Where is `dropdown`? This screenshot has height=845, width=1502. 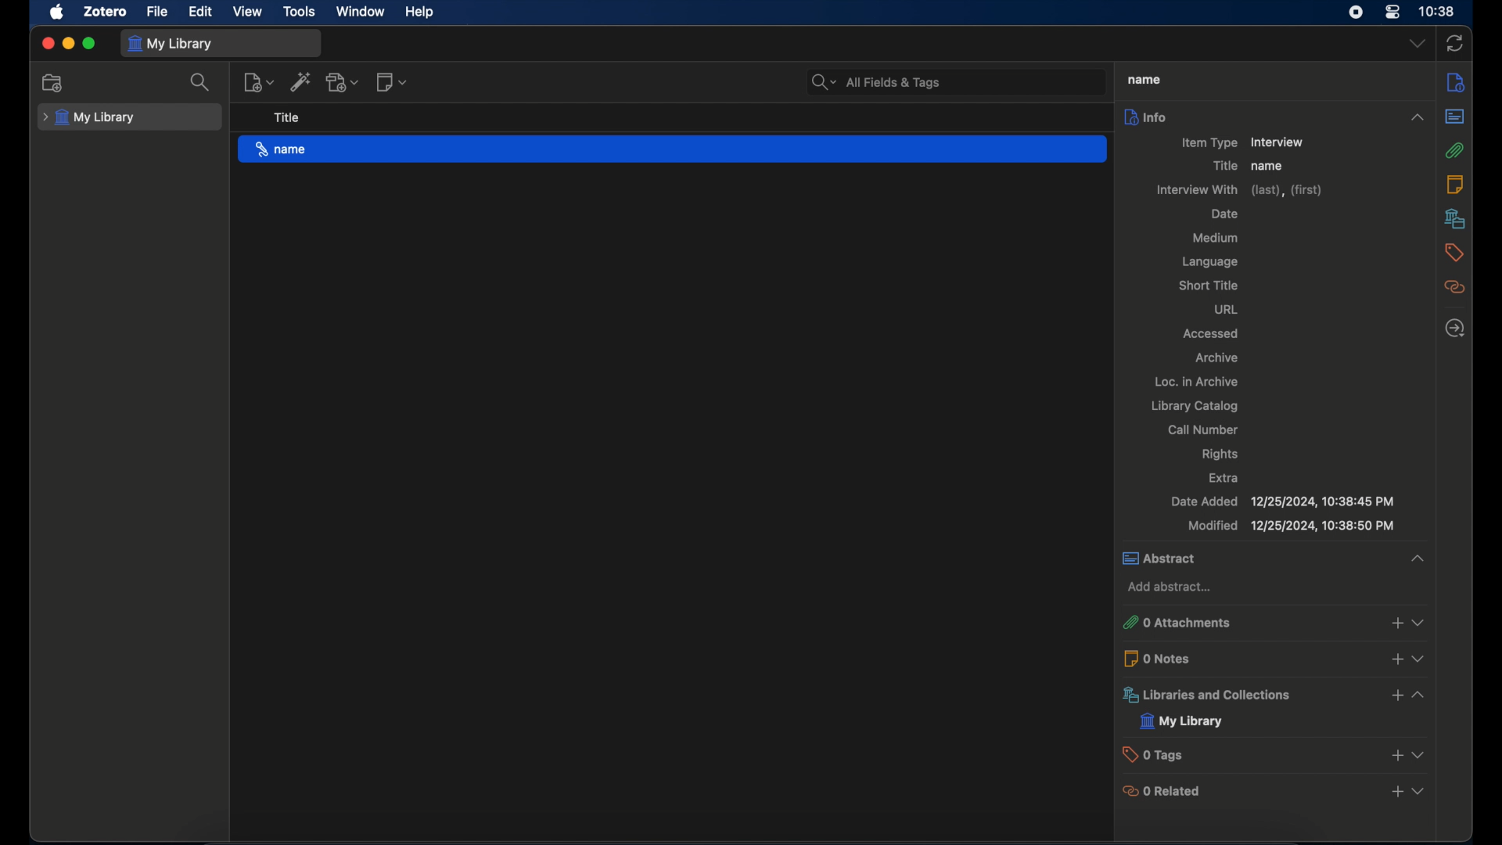
dropdown is located at coordinates (1418, 43).